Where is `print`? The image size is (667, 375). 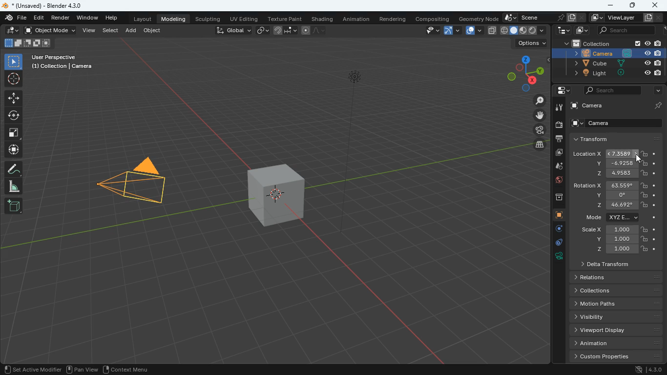 print is located at coordinates (560, 140).